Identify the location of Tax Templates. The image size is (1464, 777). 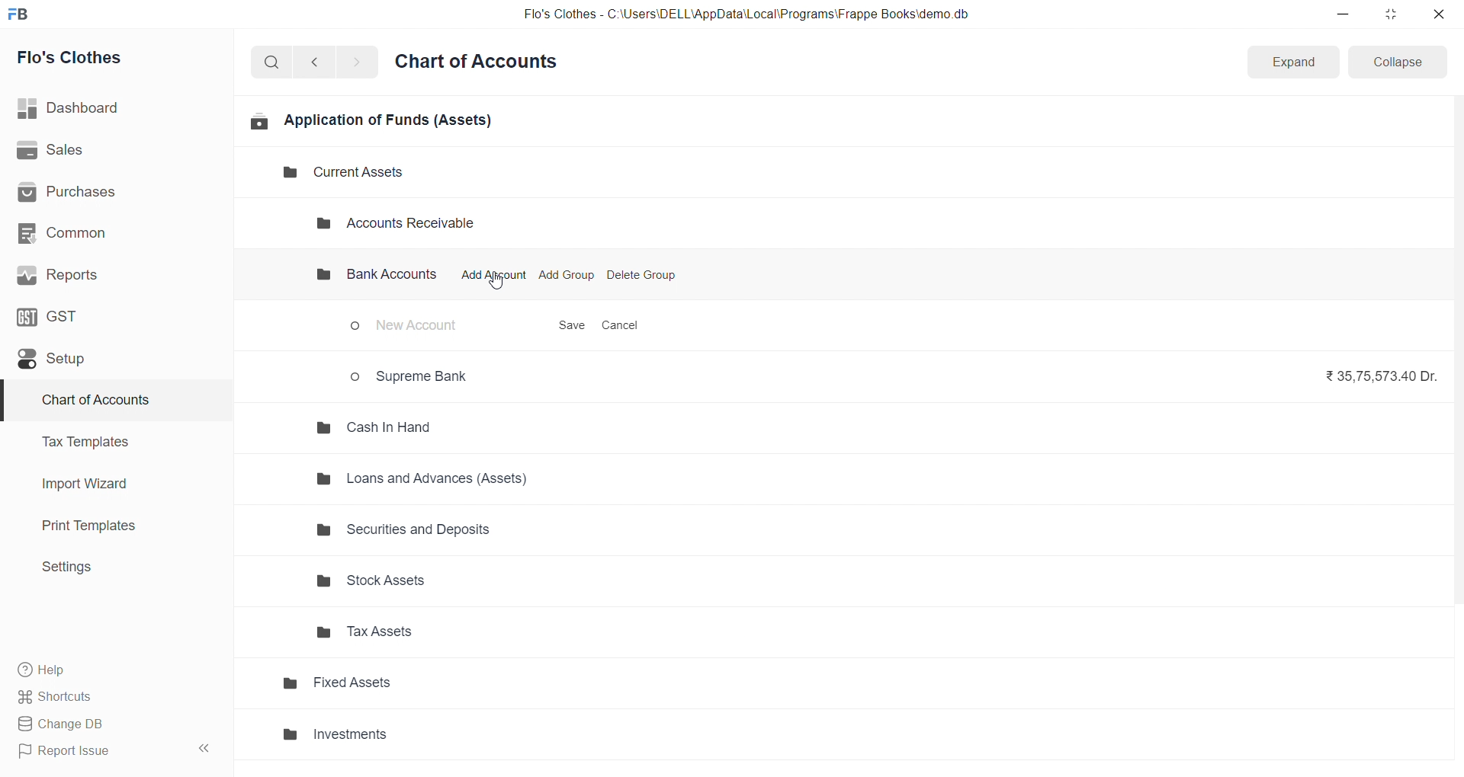
(108, 442).